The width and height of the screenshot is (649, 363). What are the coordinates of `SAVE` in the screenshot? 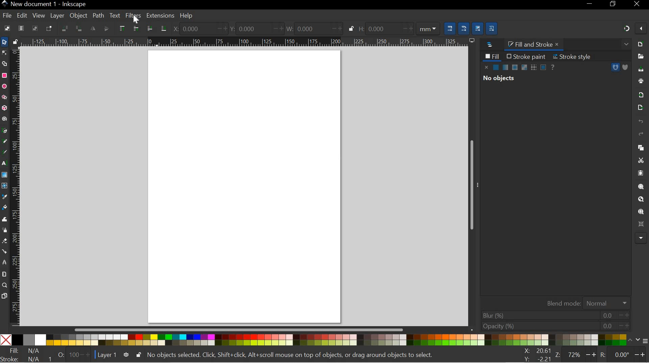 It's located at (642, 70).